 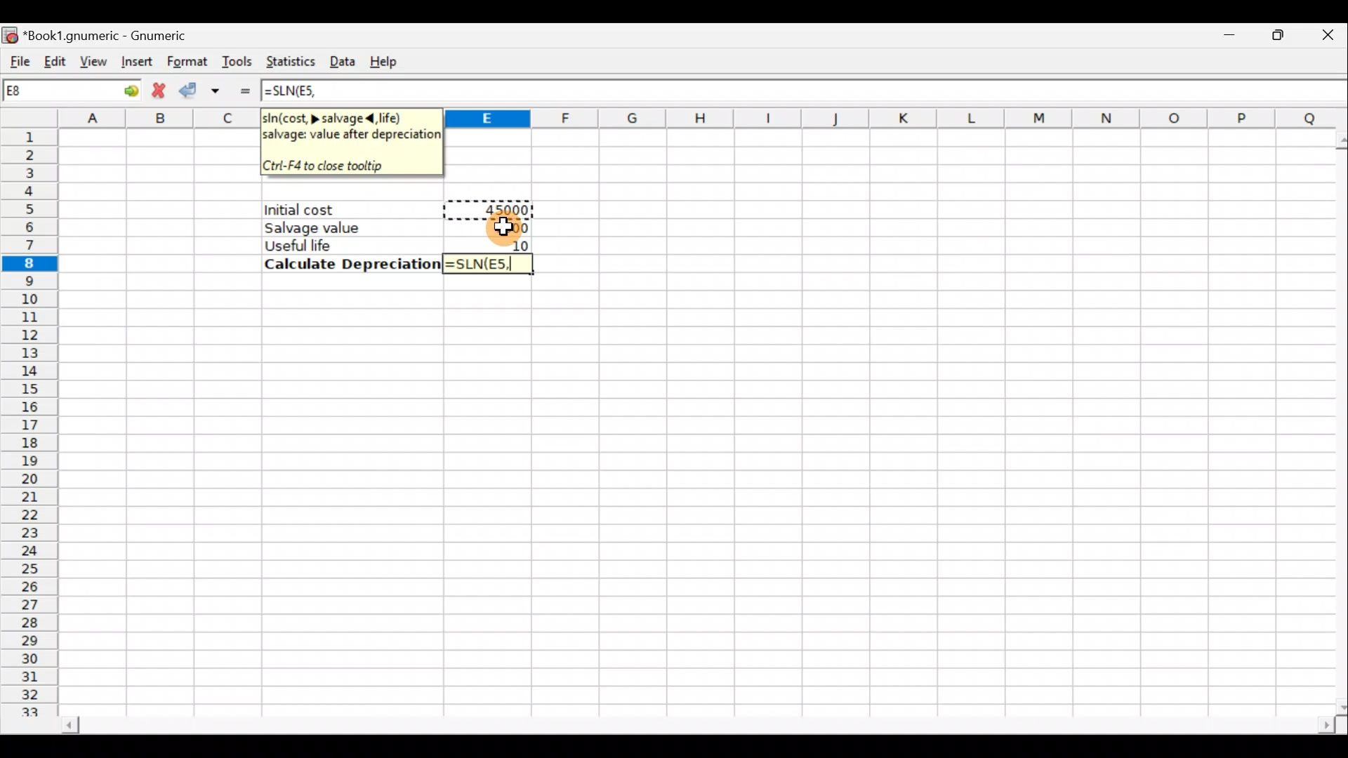 I want to click on Cell name E8, so click(x=47, y=93).